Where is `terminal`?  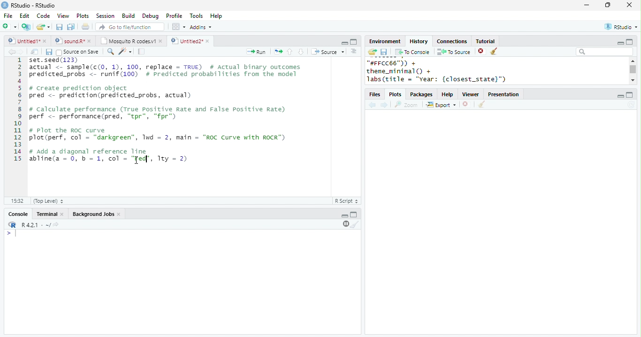 terminal is located at coordinates (46, 214).